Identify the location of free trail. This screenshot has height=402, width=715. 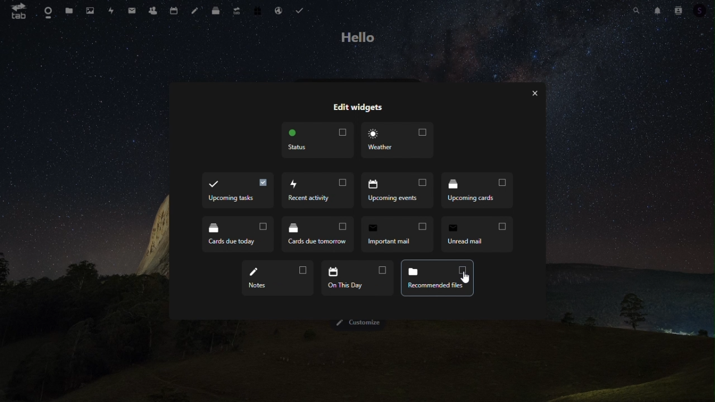
(255, 9).